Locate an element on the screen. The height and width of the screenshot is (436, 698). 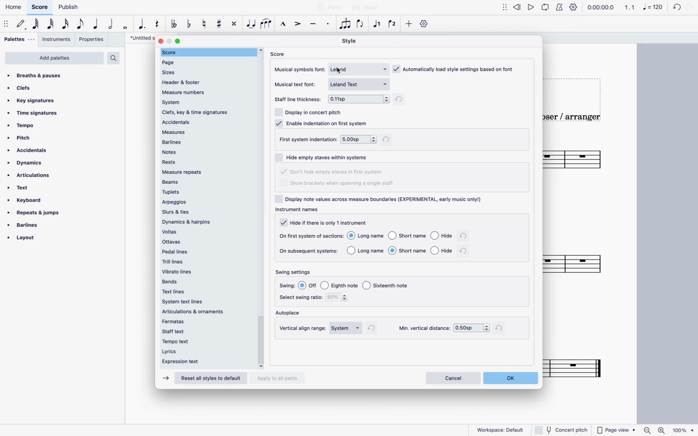
back is located at coordinates (518, 5).